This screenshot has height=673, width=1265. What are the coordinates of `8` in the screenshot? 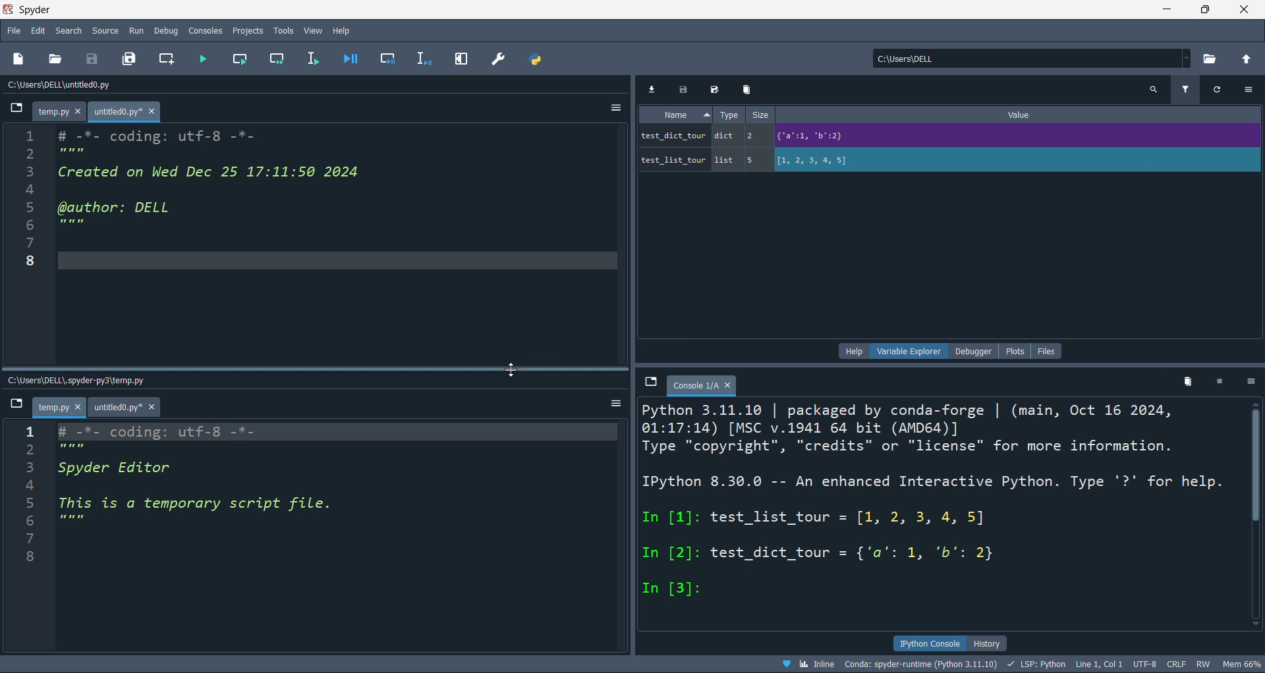 It's located at (34, 259).